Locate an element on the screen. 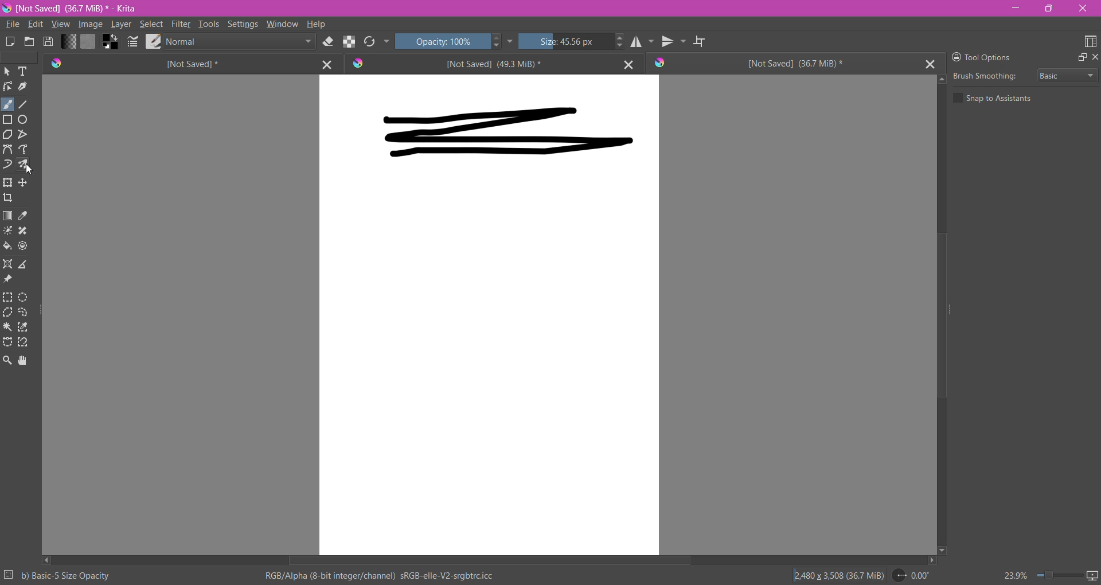  Line Tool is located at coordinates (24, 104).